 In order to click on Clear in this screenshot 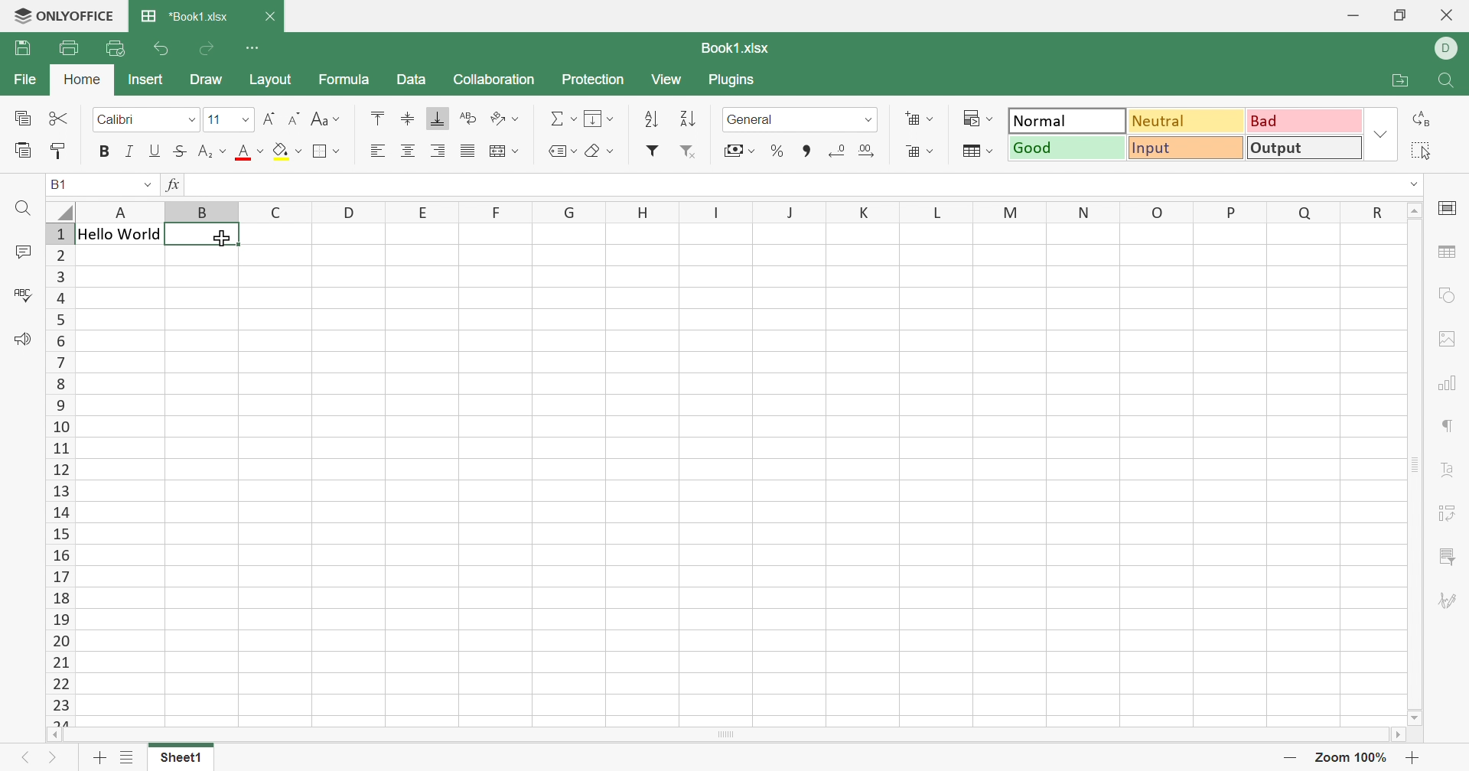, I will do `click(598, 152)`.